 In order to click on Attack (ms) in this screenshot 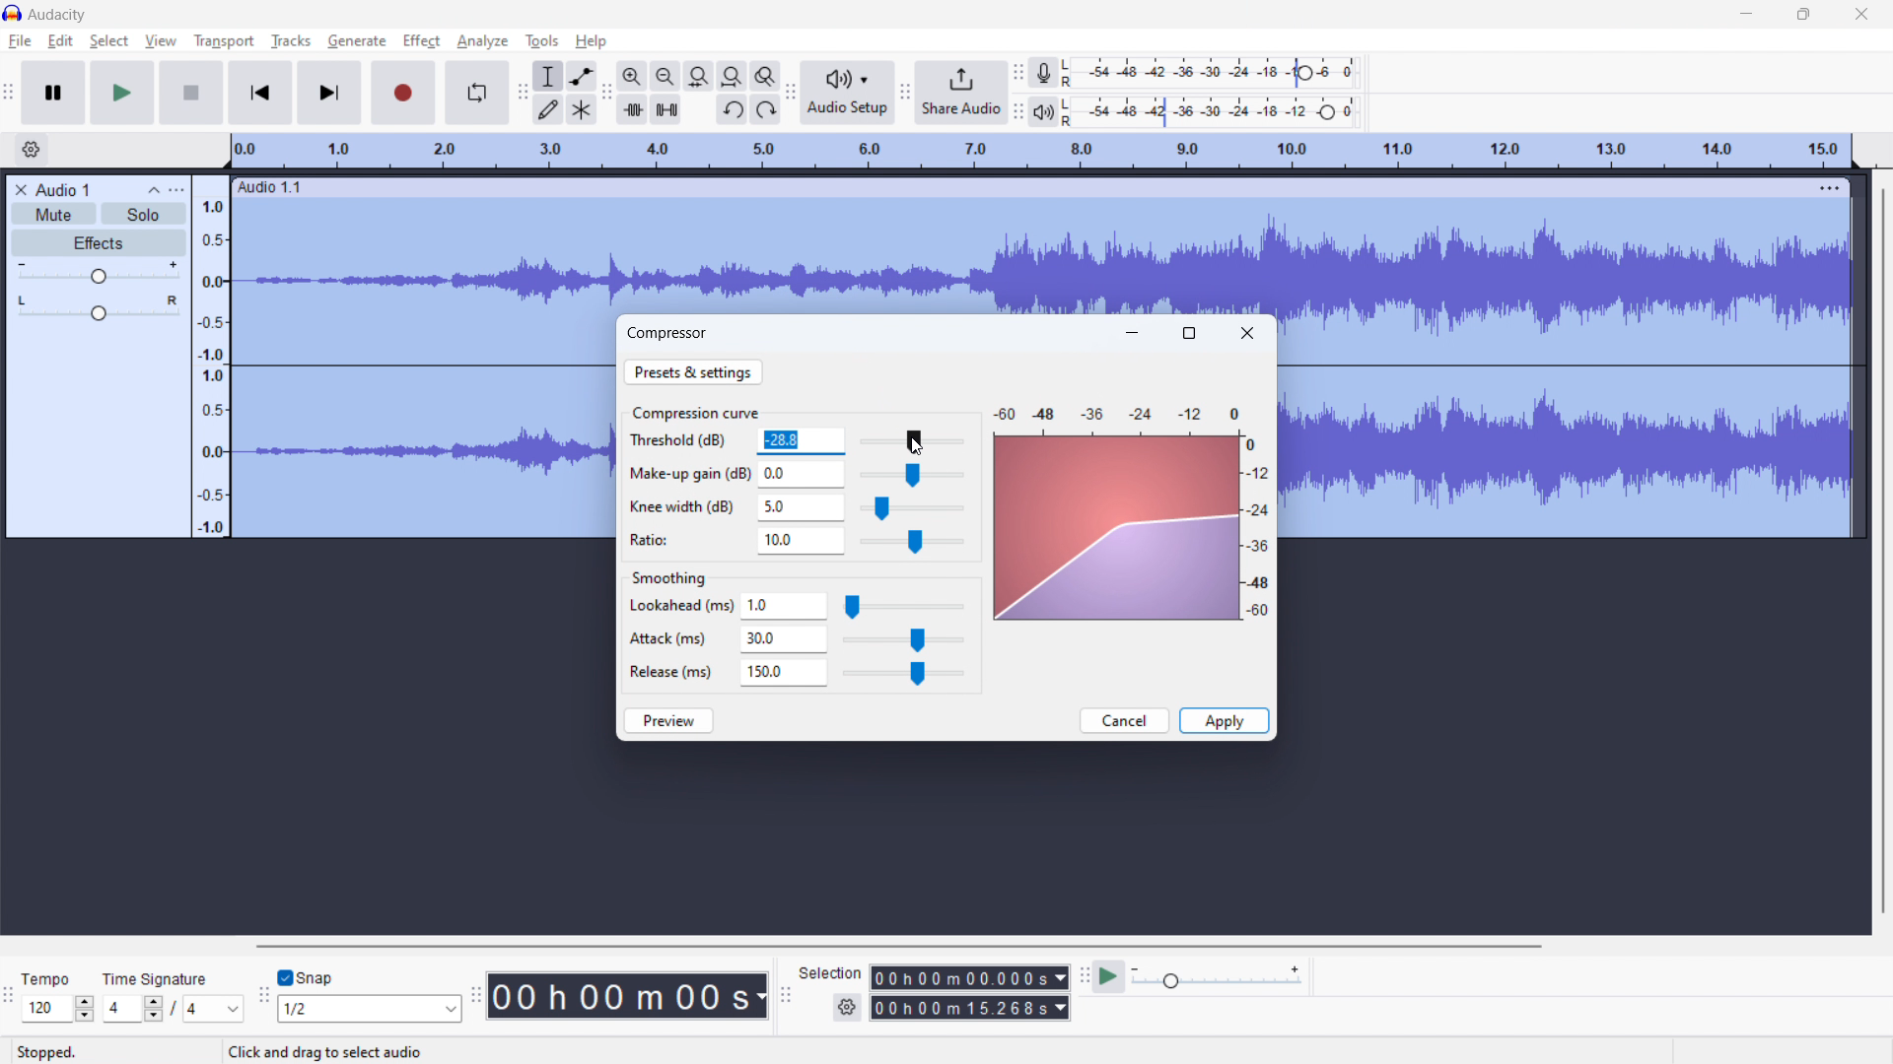, I will do `click(672, 634)`.